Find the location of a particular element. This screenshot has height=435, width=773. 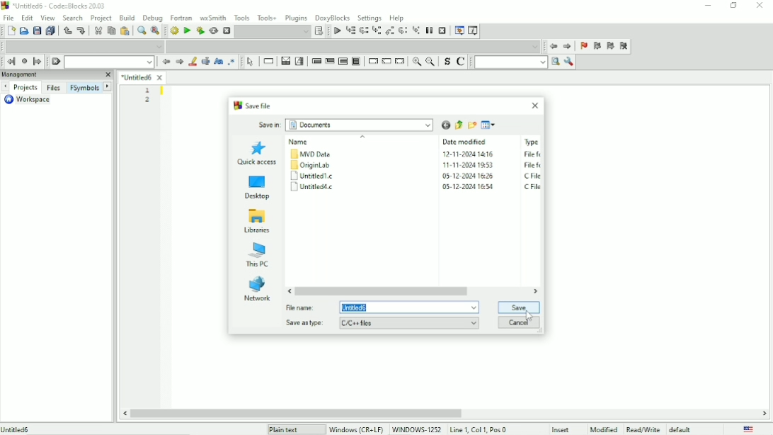

Settings is located at coordinates (369, 18).